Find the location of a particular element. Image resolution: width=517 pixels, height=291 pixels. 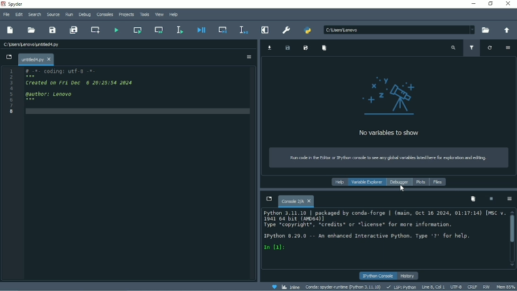

Open file is located at coordinates (32, 30).